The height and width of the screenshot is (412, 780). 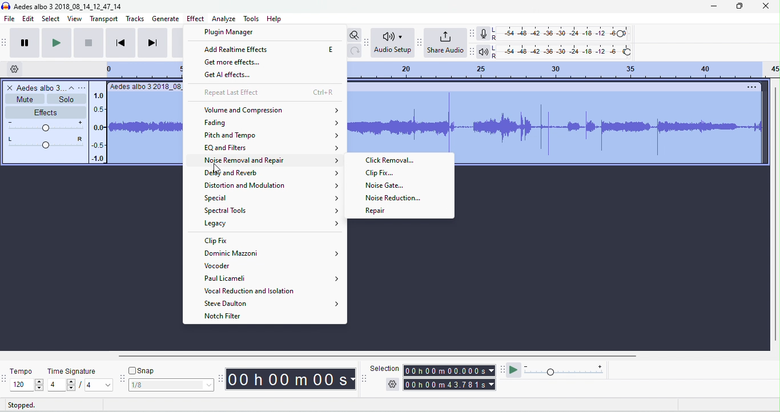 I want to click on EQ and filters, so click(x=272, y=148).